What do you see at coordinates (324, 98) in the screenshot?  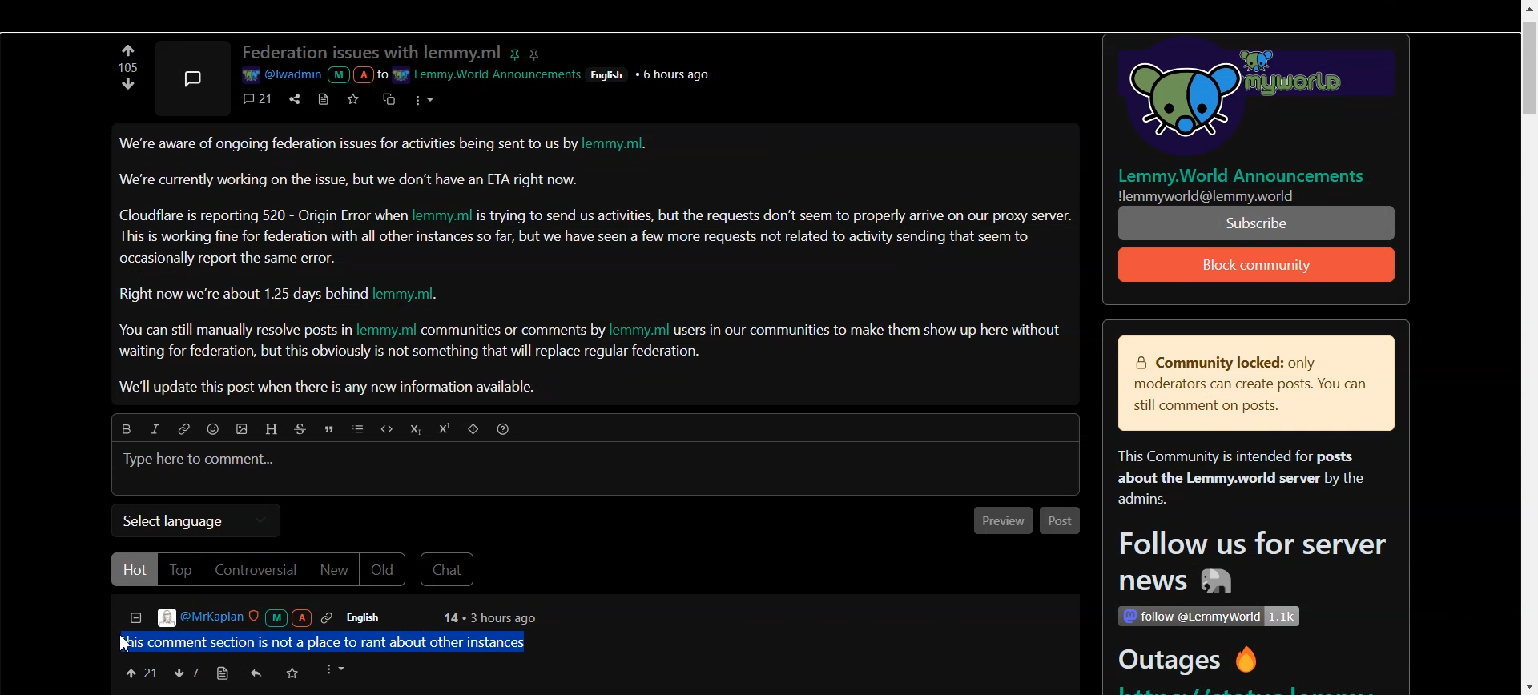 I see `view source` at bounding box center [324, 98].